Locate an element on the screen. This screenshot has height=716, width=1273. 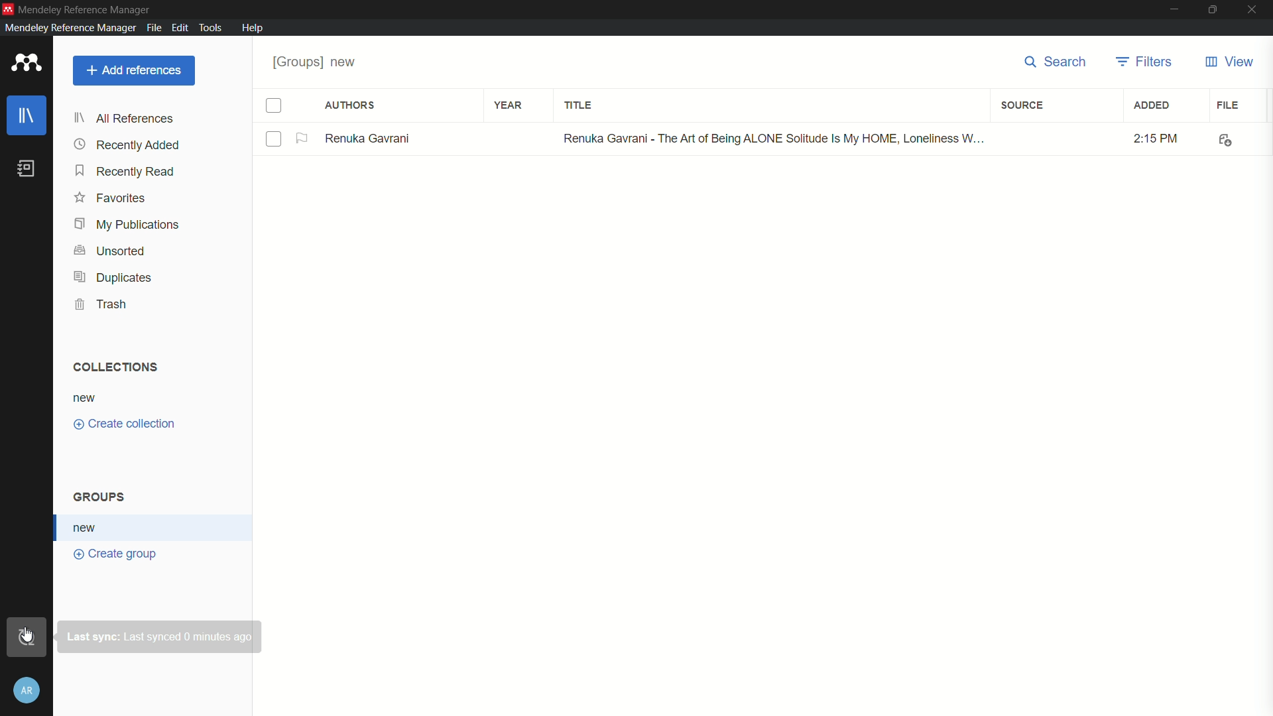
Renuka Gavrani - The Art of Being ALONE Solitude is My HOME, Loneliness W... is located at coordinates (770, 139).